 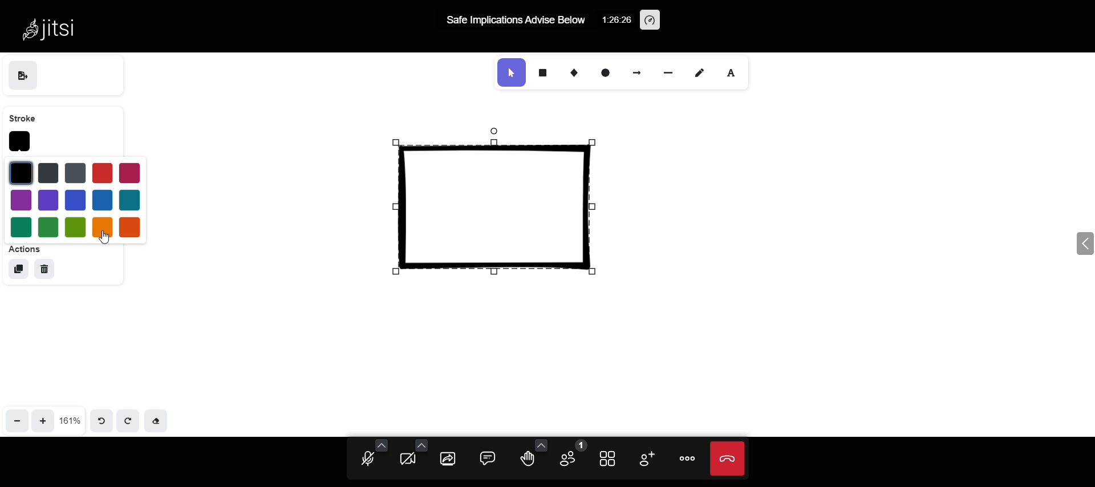 I want to click on performance setting, so click(x=657, y=21).